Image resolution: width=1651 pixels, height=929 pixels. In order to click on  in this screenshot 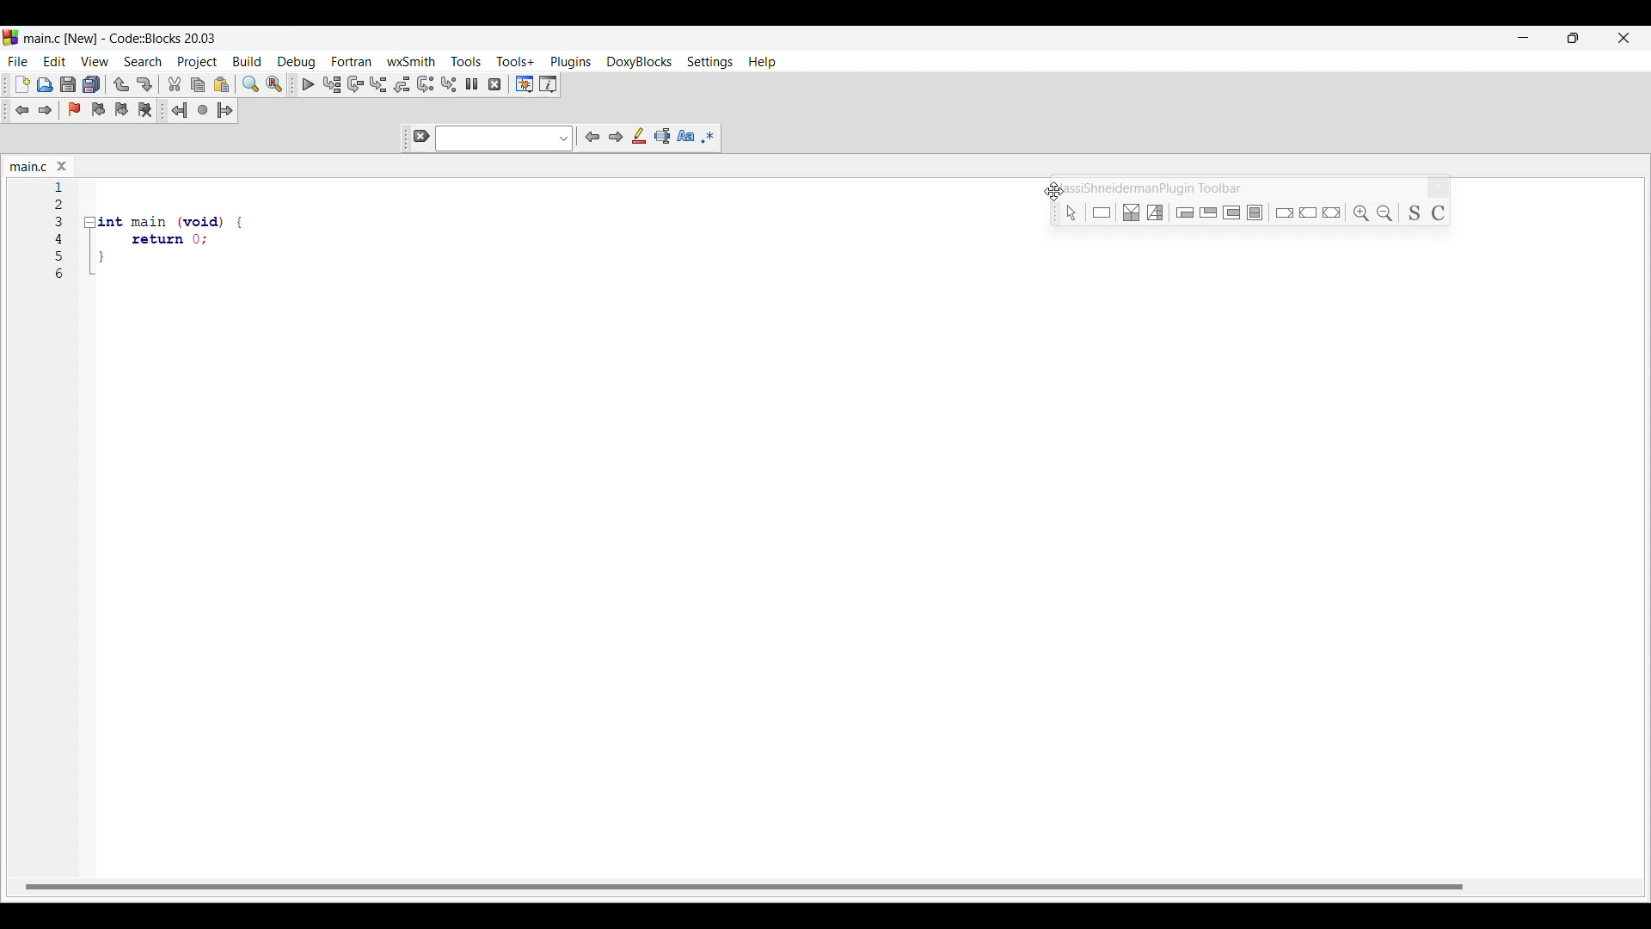, I will do `click(1157, 211)`.